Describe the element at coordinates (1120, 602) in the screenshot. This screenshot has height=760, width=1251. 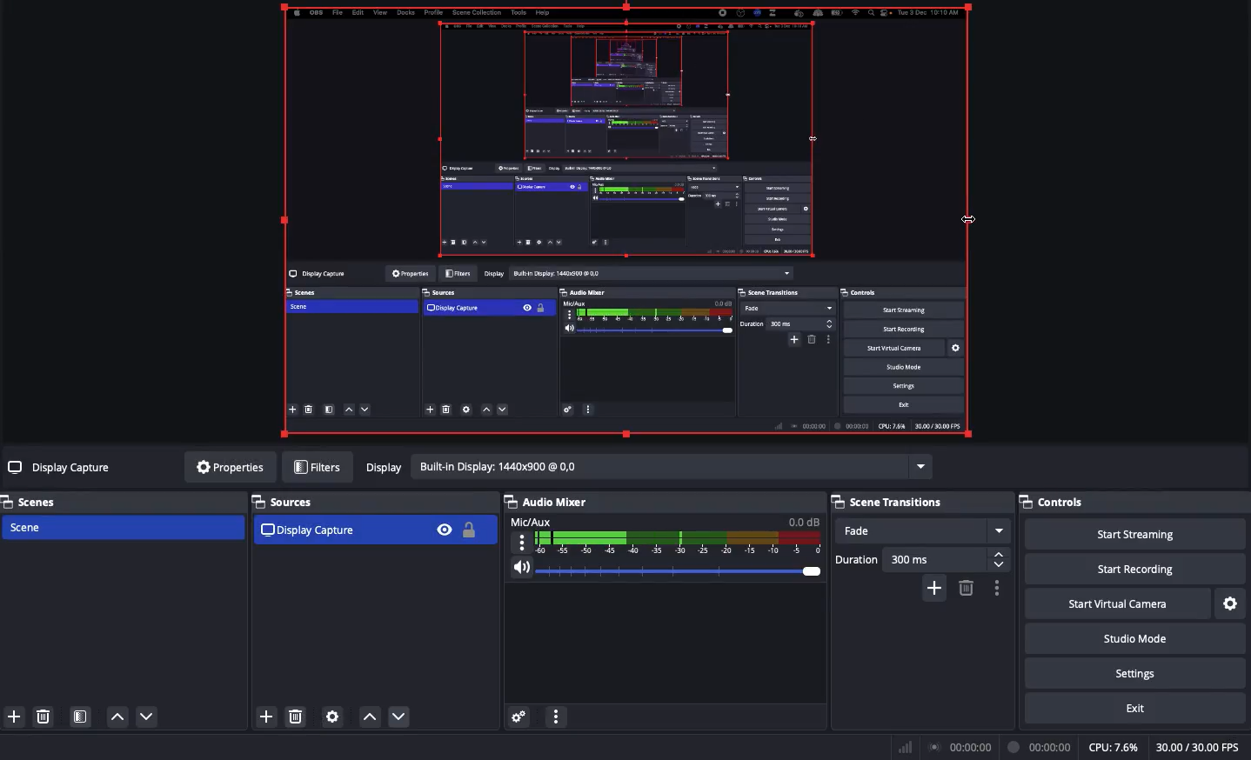
I see `Start virtual camera` at that location.